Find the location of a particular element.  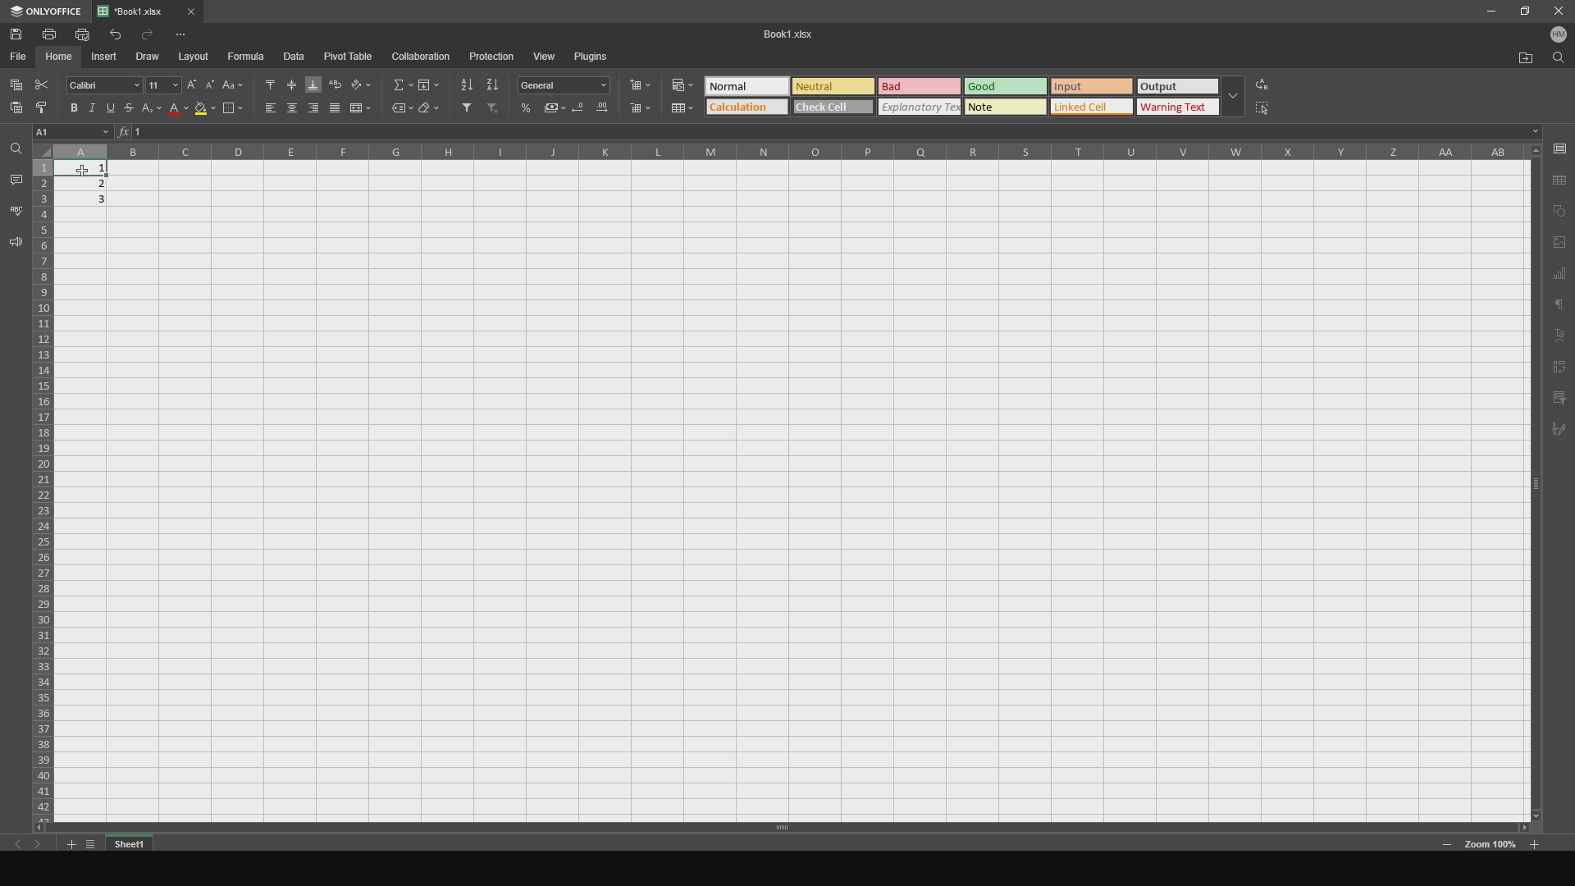

cursor is located at coordinates (79, 166).